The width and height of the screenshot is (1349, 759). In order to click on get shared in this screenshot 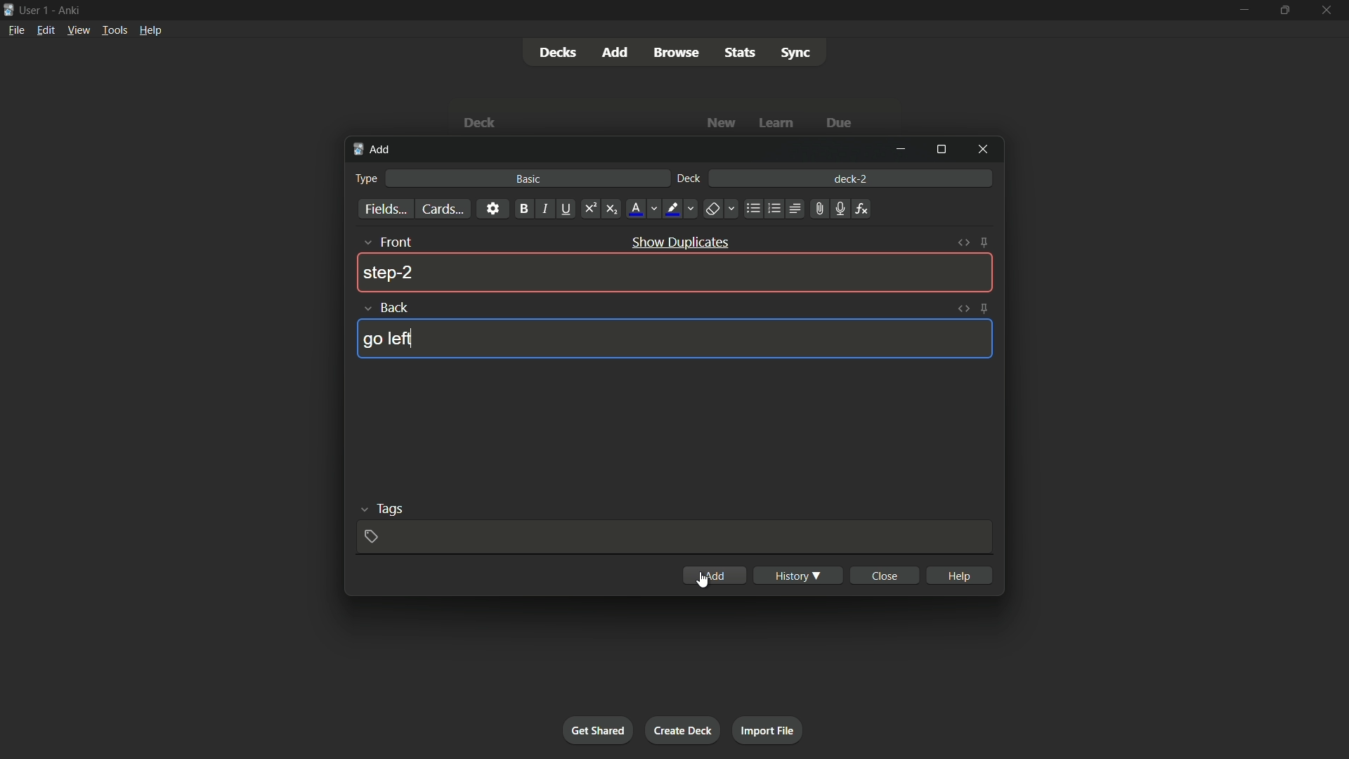, I will do `click(599, 730)`.